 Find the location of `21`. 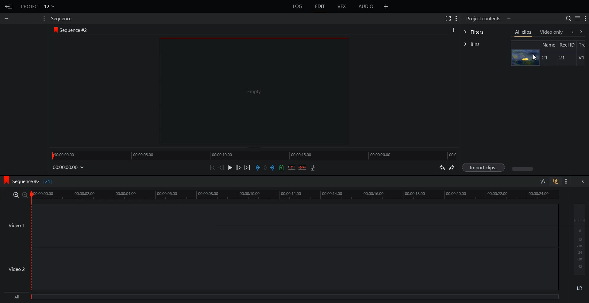

21 is located at coordinates (561, 58).